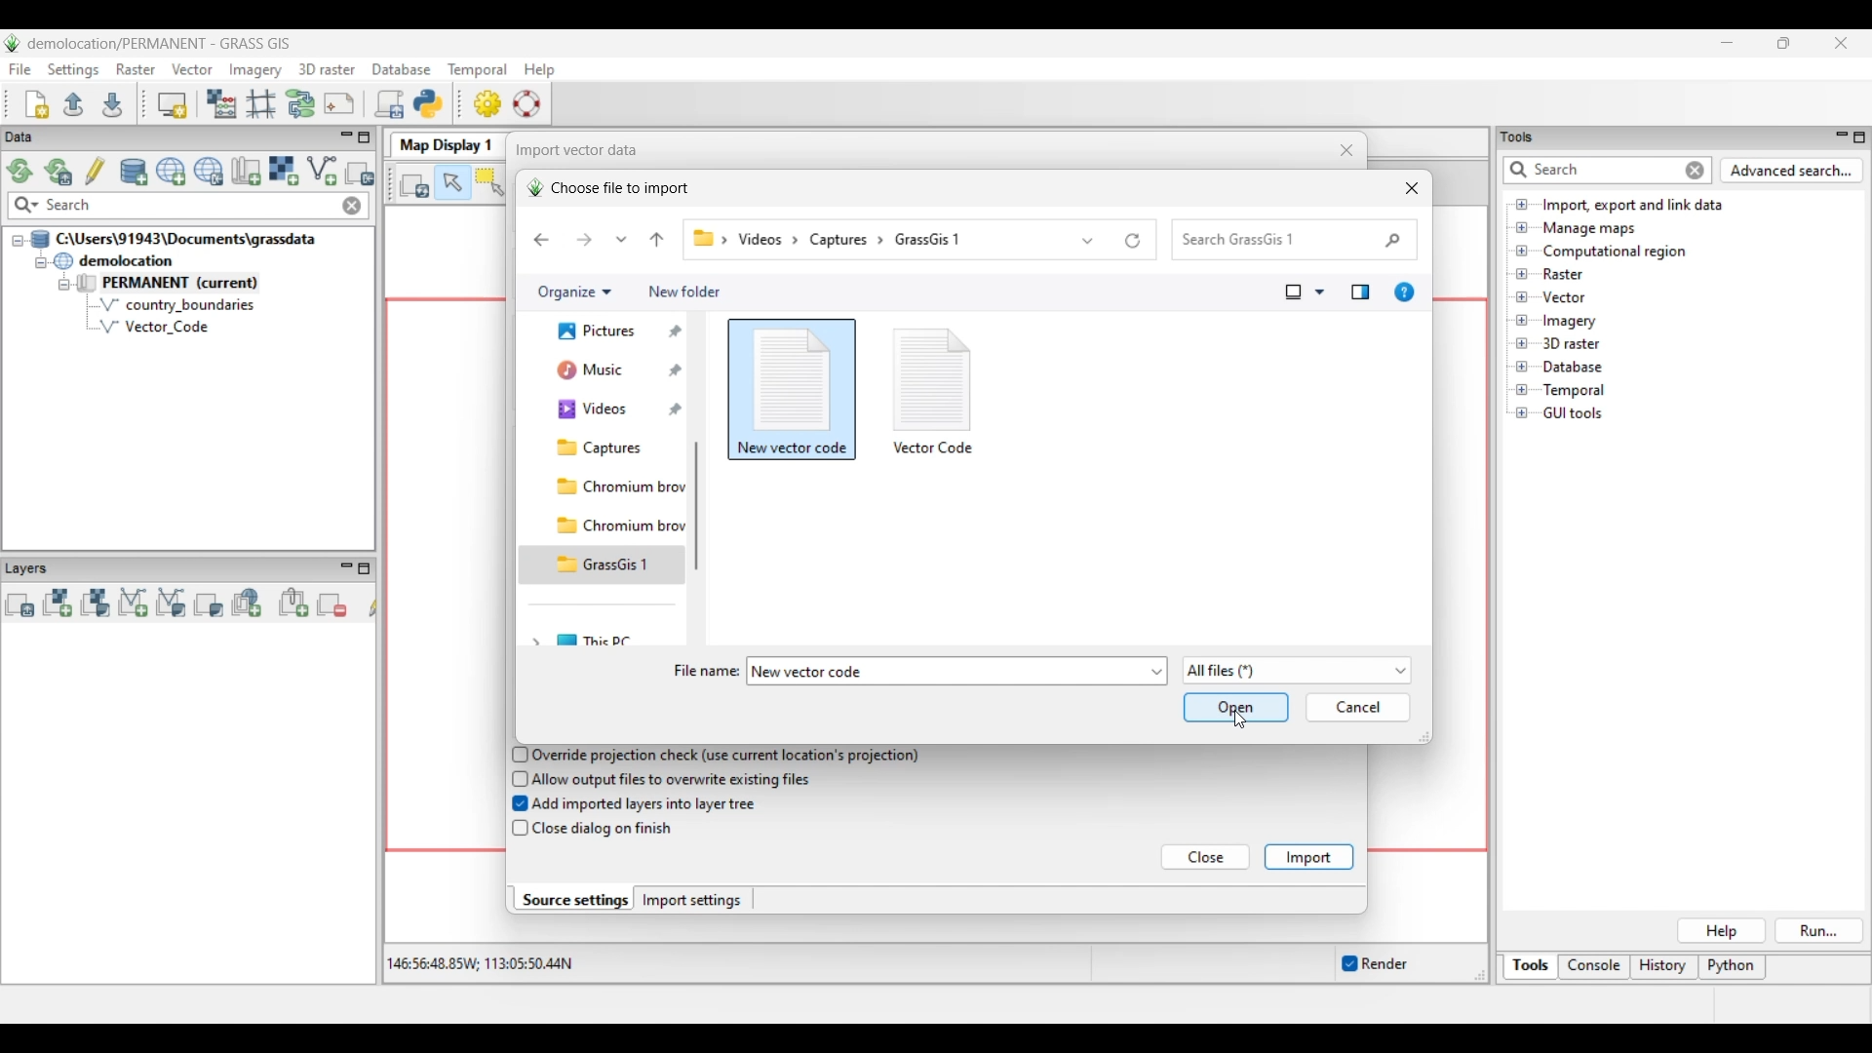 The height and width of the screenshot is (1053, 1872). Describe the element at coordinates (645, 803) in the screenshot. I see `Add imported layers into layer tree` at that location.